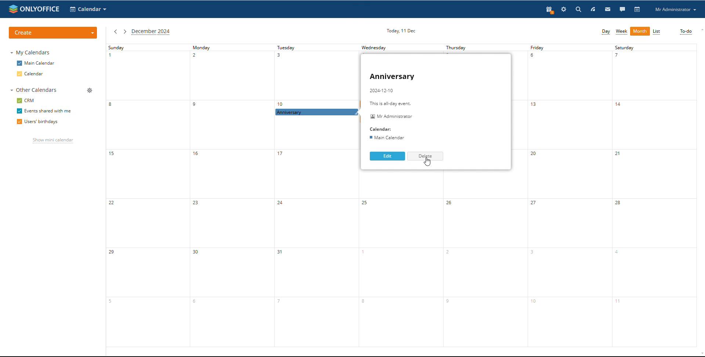  I want to click on calendar, so click(637, 10).